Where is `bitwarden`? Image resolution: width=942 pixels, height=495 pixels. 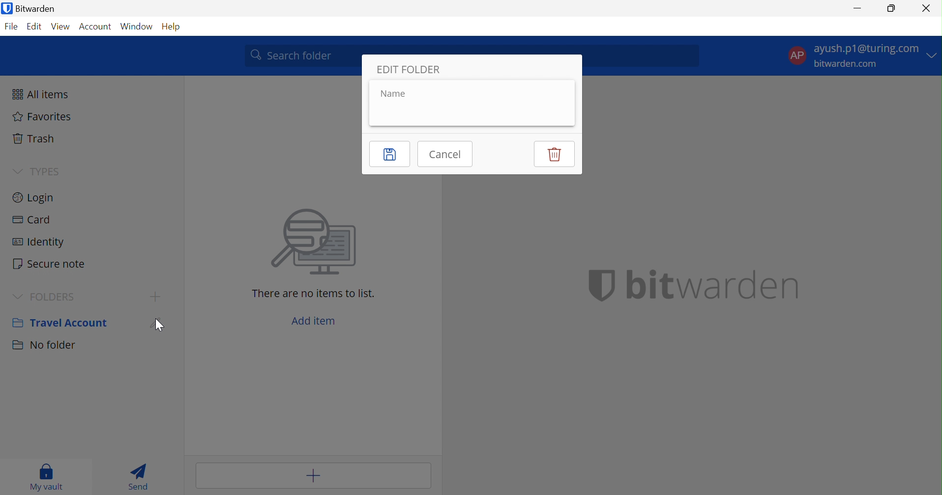
bitwarden is located at coordinates (711, 284).